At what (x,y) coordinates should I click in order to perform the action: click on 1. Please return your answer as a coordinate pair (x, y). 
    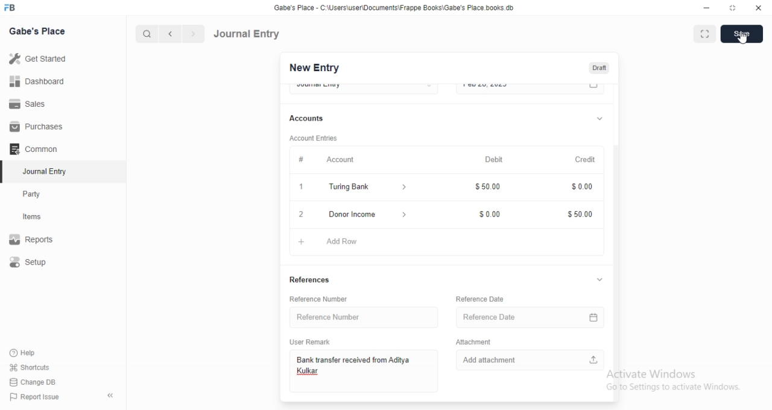
    Looking at the image, I should click on (303, 188).